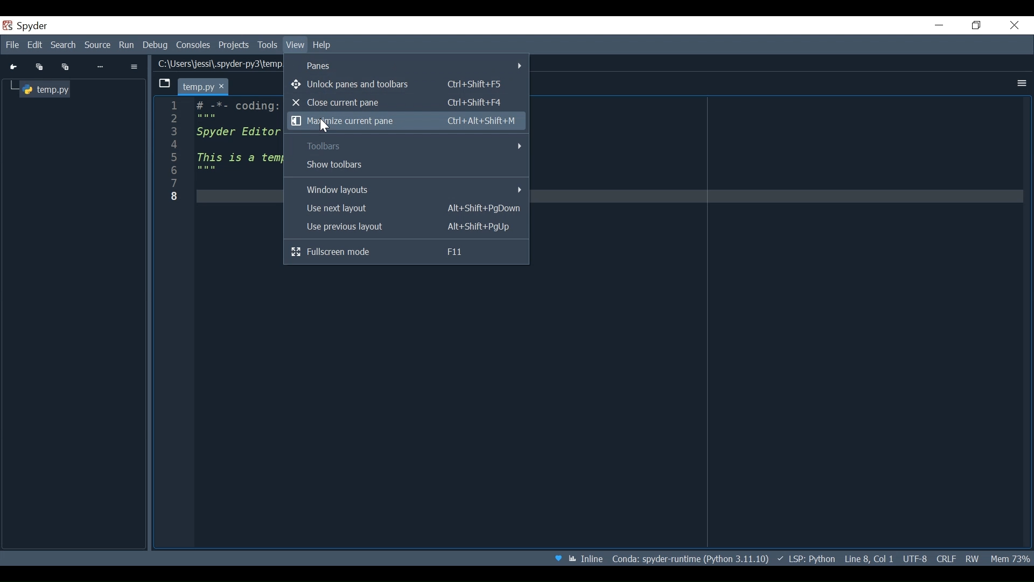 The height and width of the screenshot is (582, 1034). I want to click on Help, so click(325, 45).